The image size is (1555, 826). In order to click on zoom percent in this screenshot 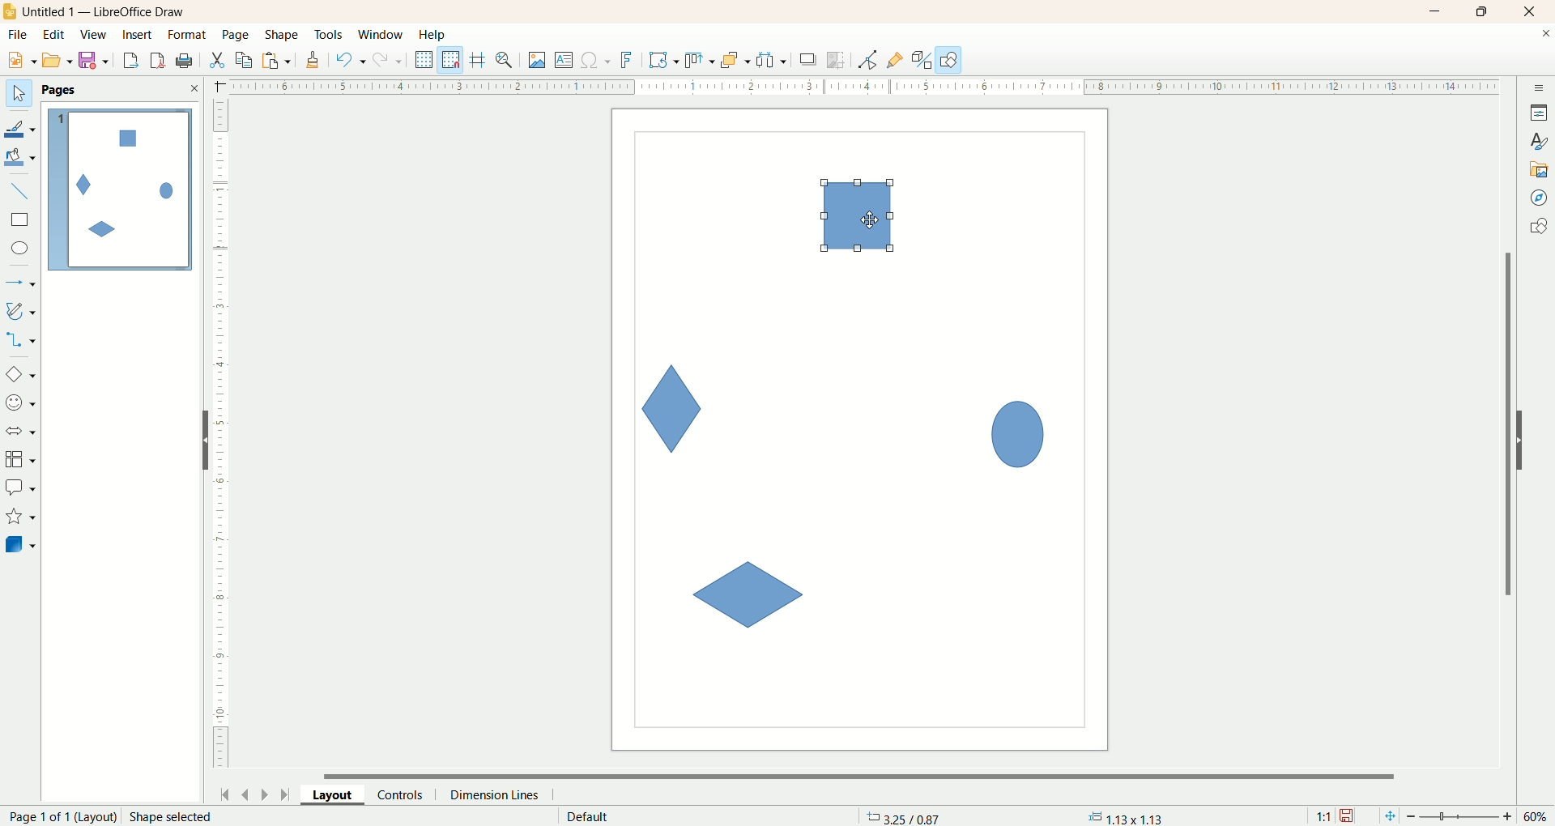, I will do `click(1537, 816)`.